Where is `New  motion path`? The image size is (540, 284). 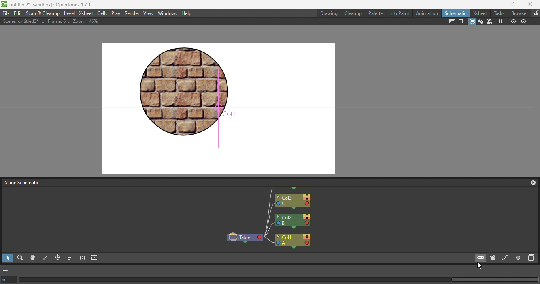
New  motion path is located at coordinates (506, 258).